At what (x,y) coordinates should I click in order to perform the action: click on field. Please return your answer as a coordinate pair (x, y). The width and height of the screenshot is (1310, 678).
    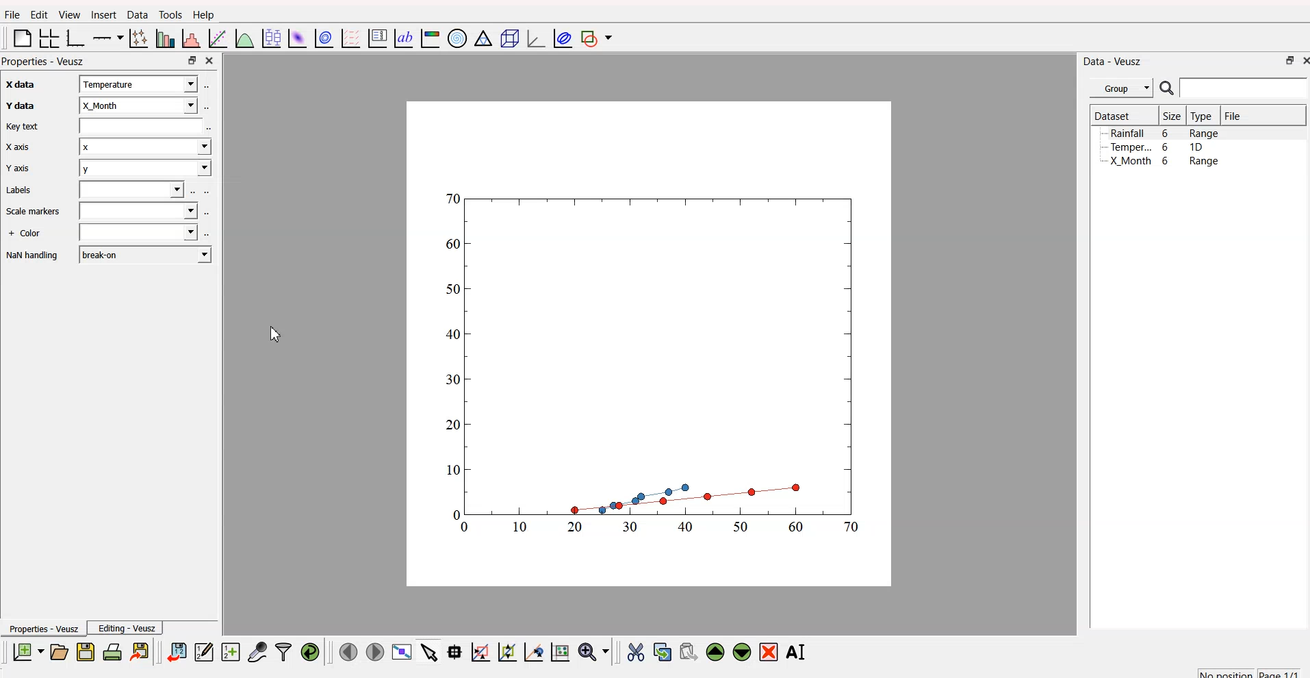
    Looking at the image, I should click on (137, 234).